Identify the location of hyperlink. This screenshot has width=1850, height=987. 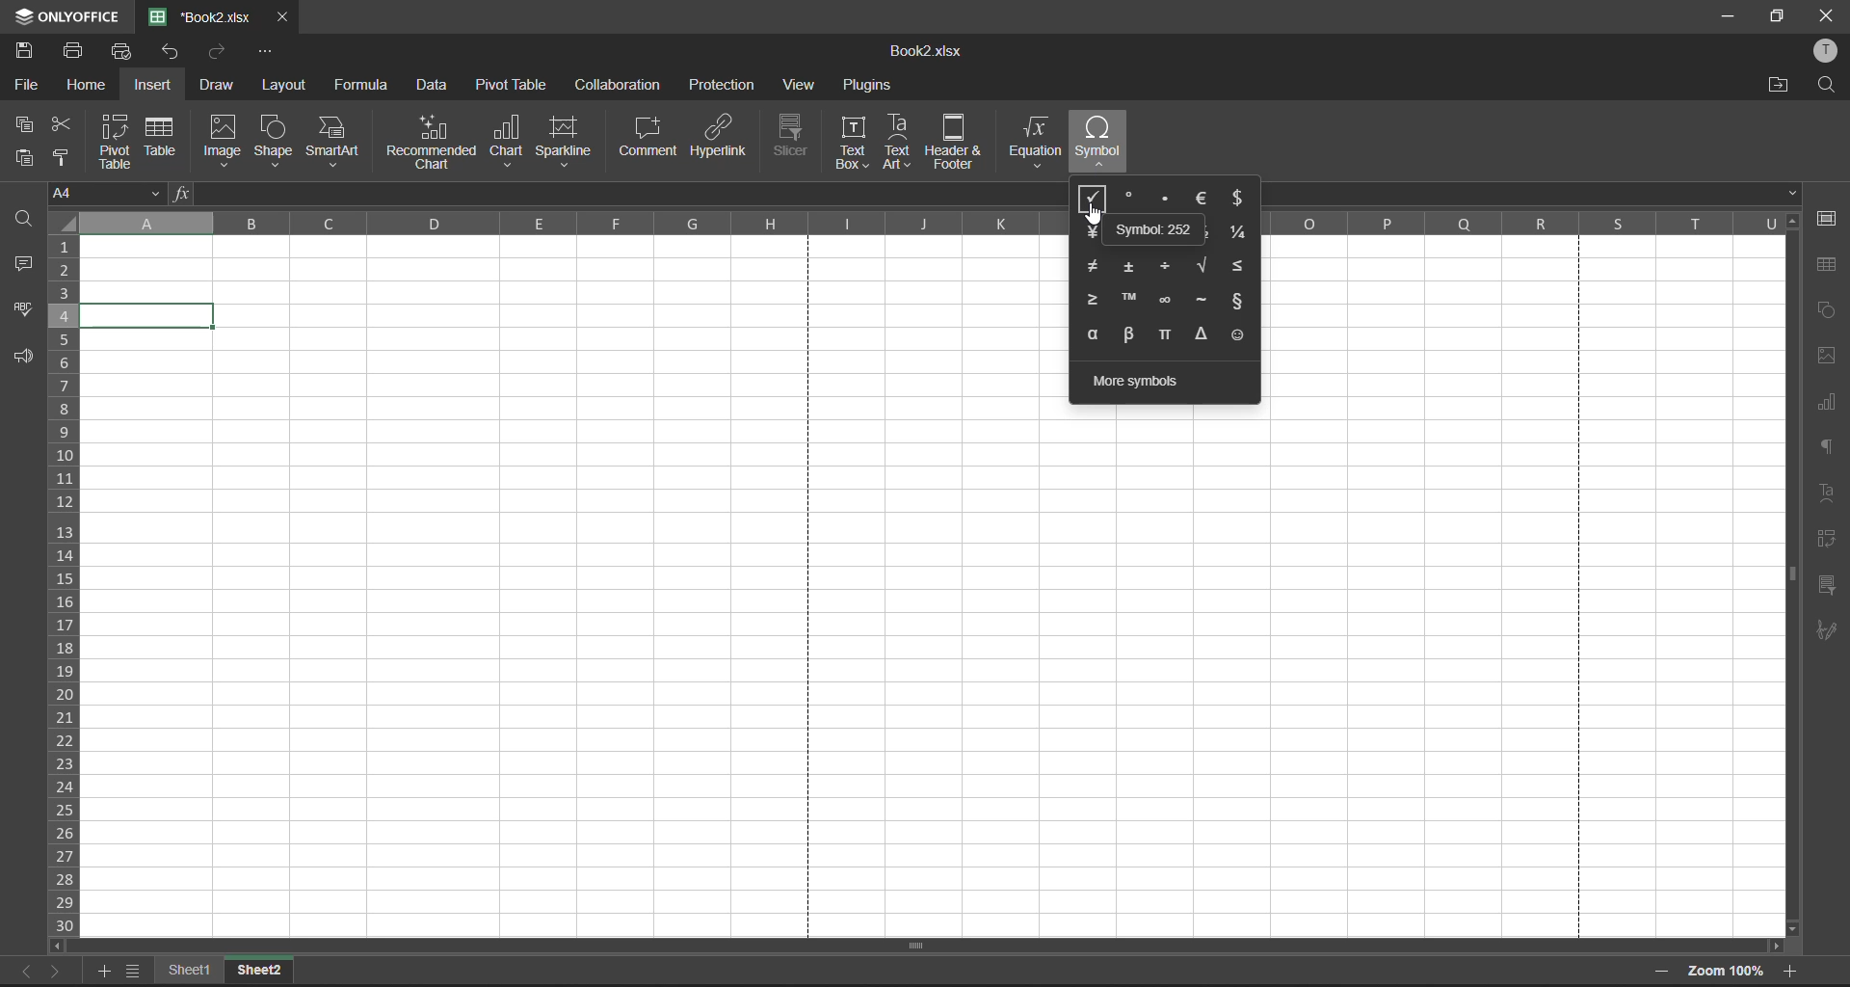
(721, 139).